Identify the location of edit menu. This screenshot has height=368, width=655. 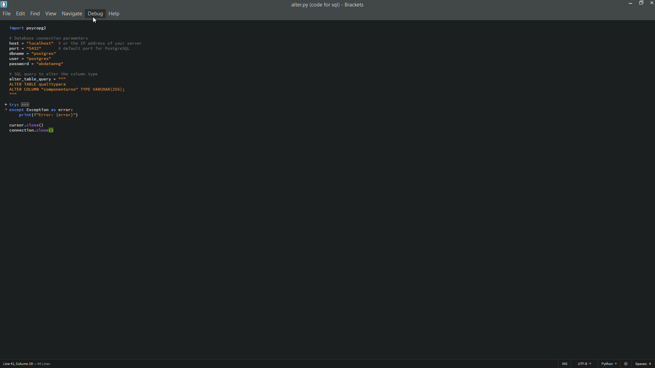
(20, 13).